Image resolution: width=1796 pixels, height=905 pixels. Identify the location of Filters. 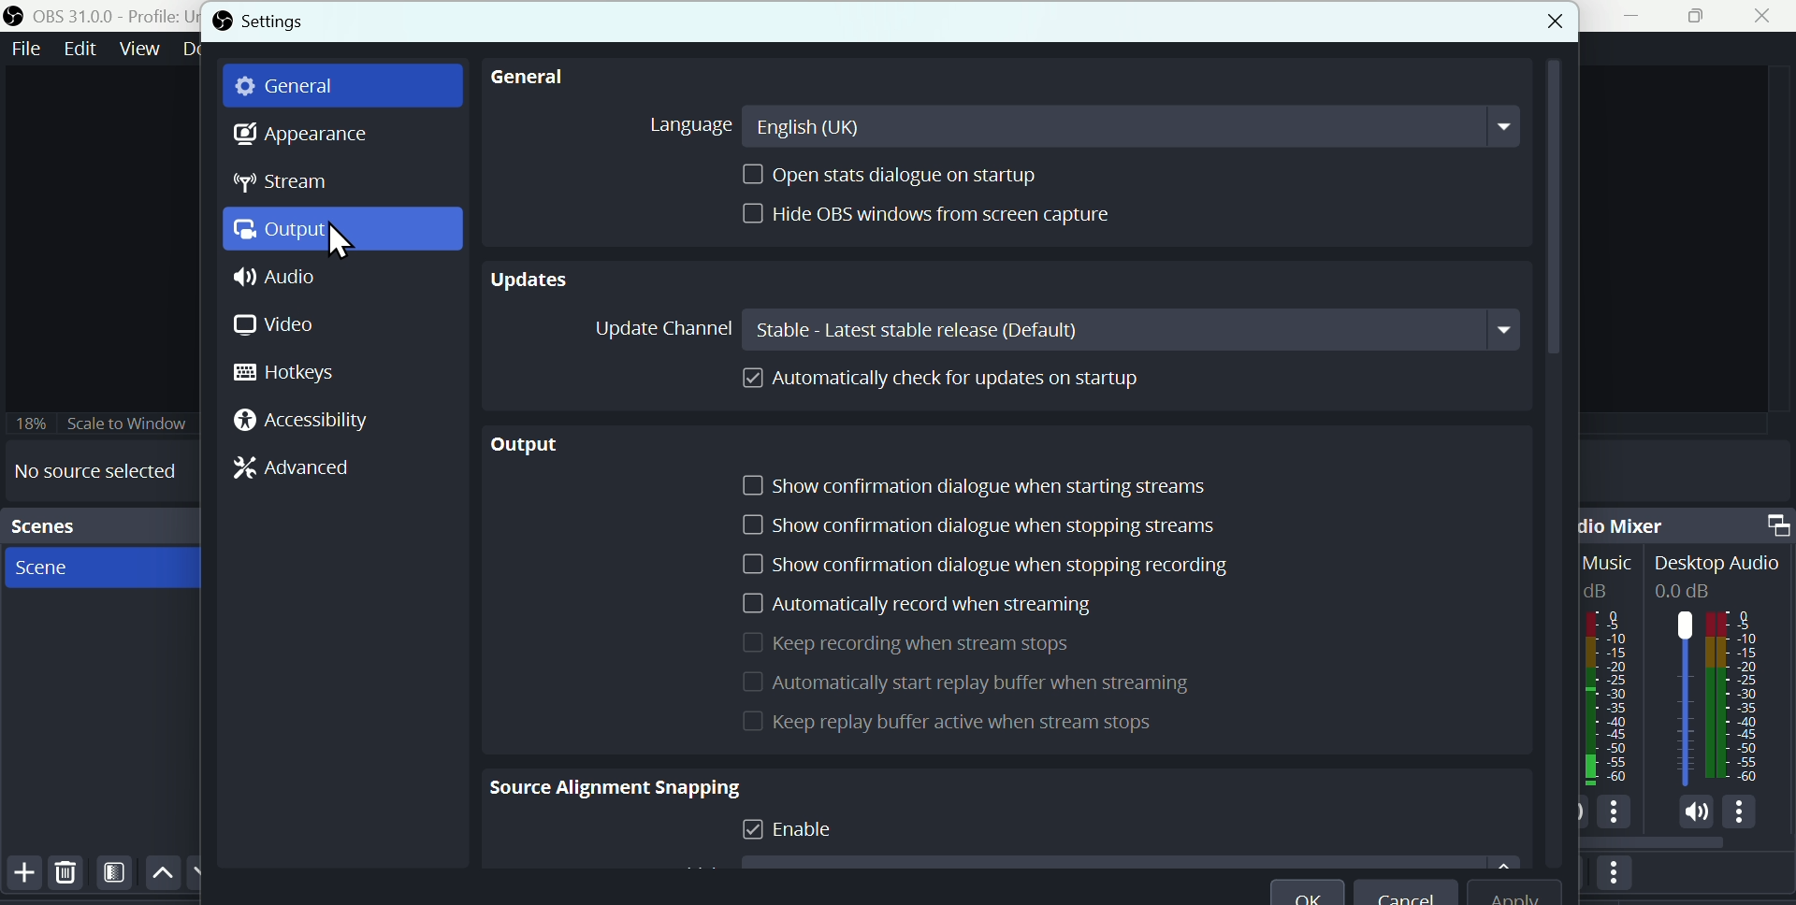
(120, 878).